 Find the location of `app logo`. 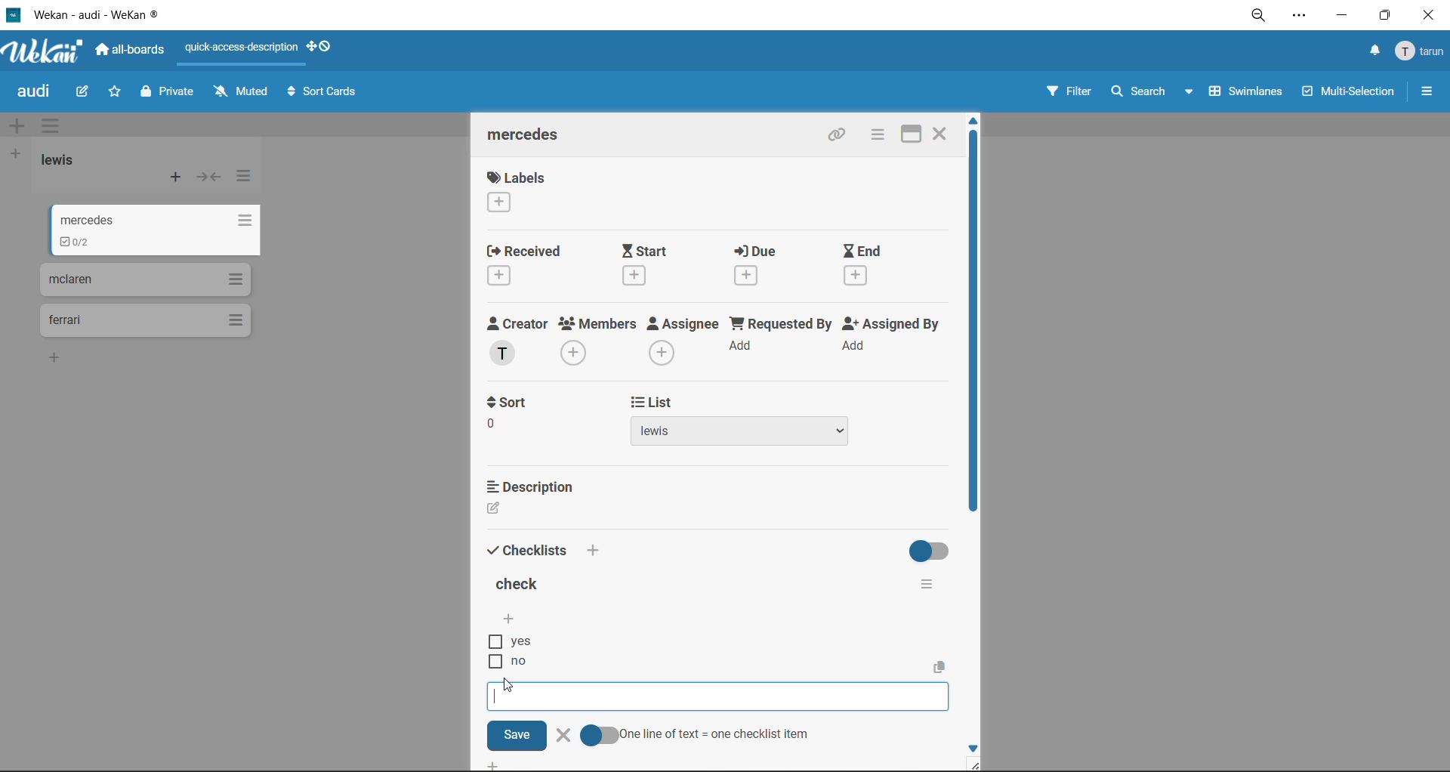

app logo is located at coordinates (45, 48).